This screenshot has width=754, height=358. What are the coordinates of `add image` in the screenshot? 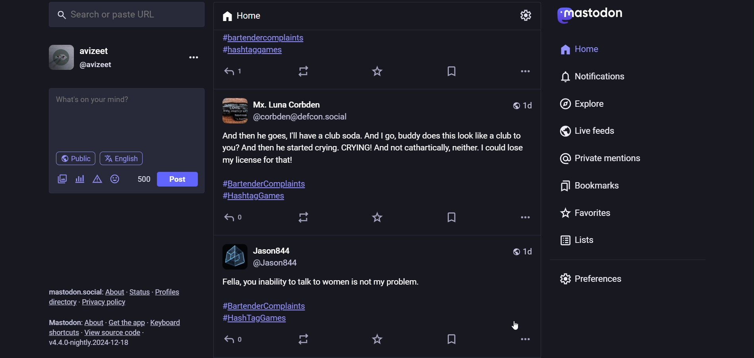 It's located at (62, 178).